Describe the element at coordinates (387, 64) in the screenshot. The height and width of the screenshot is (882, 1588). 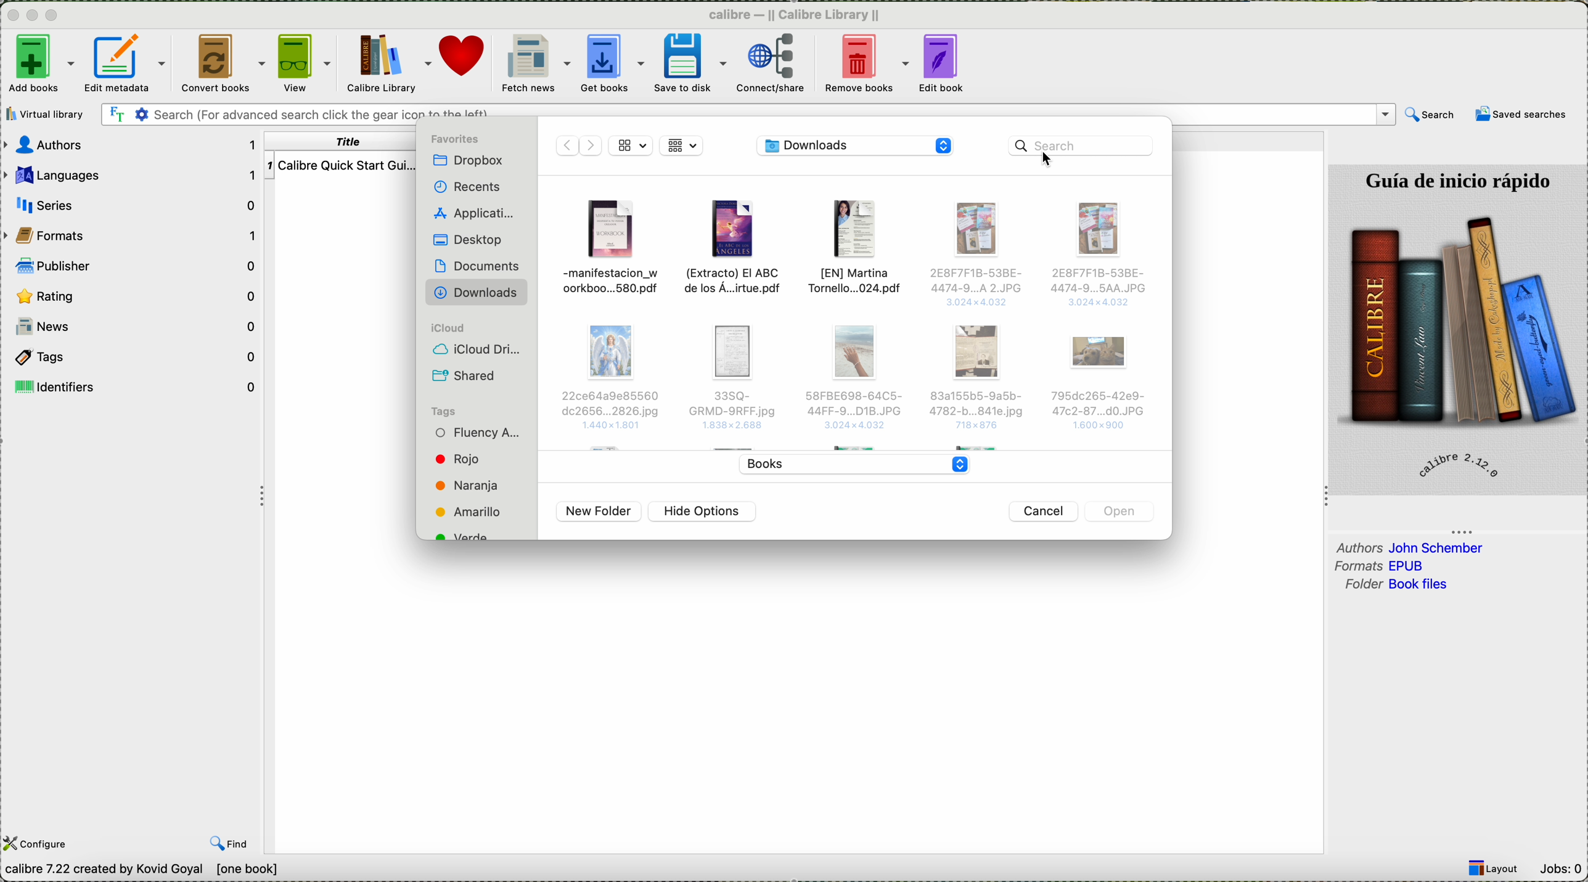
I see `Calibre library` at that location.